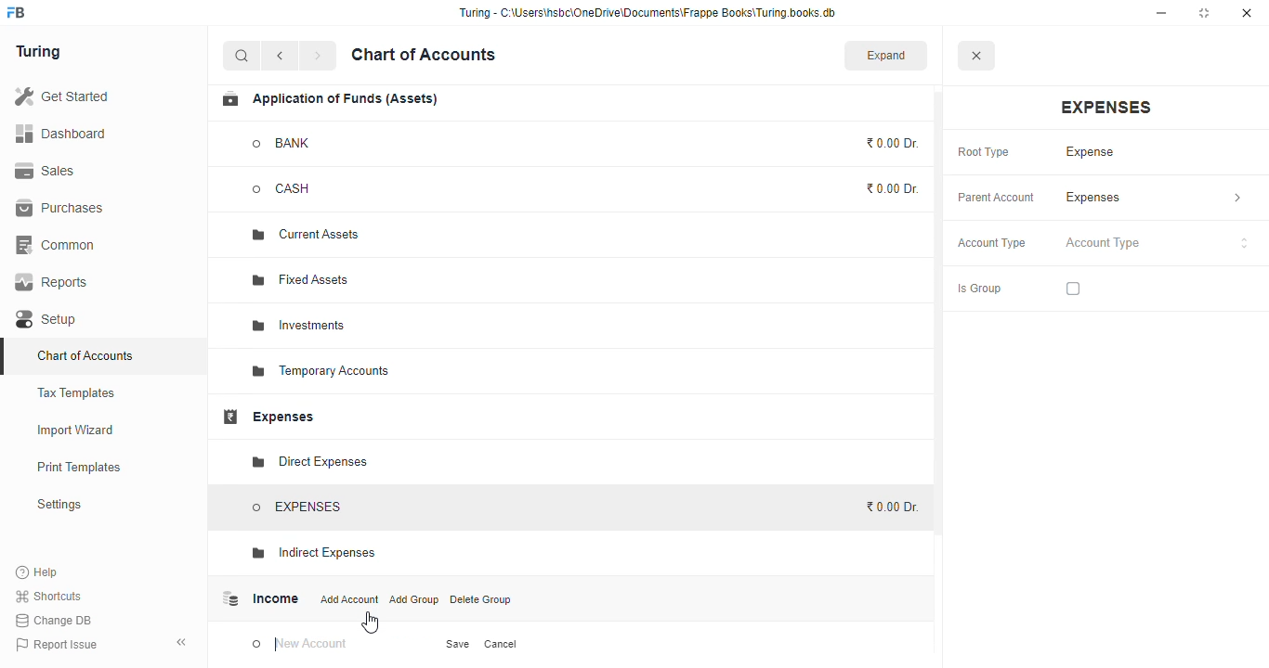 This screenshot has height=668, width=1269. I want to click on expenses, so click(1154, 198).